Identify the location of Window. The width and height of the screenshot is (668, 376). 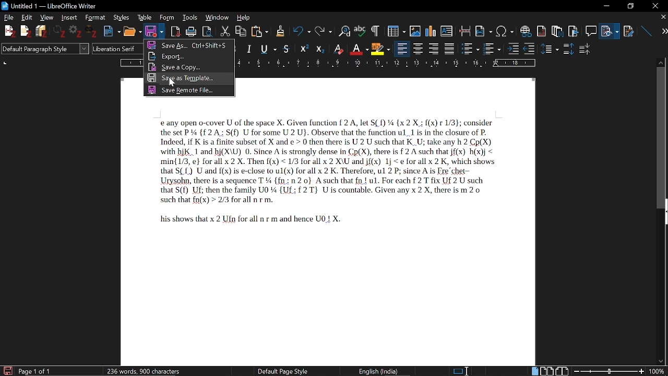
(217, 18).